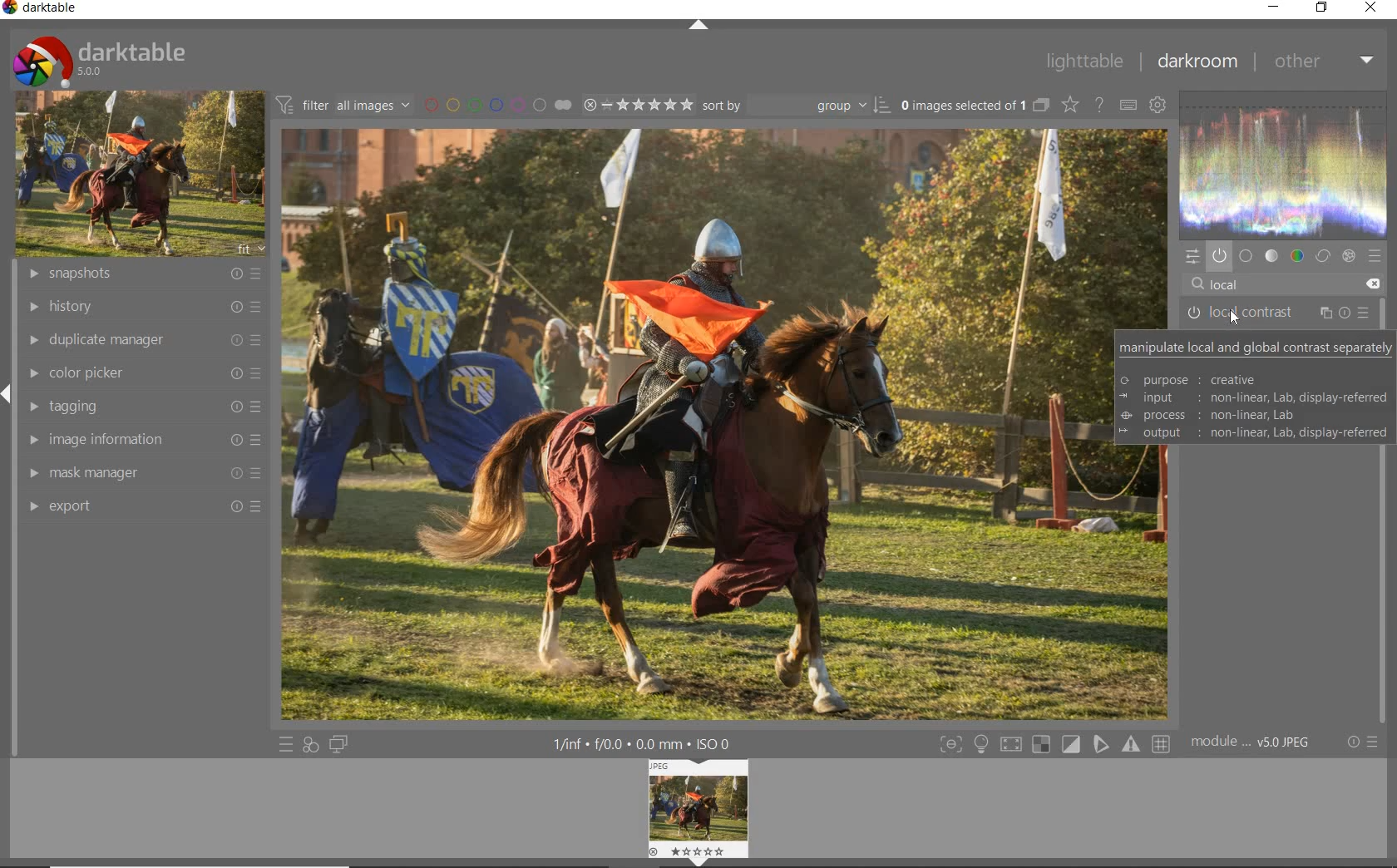  I want to click on selected Image range rating, so click(637, 104).